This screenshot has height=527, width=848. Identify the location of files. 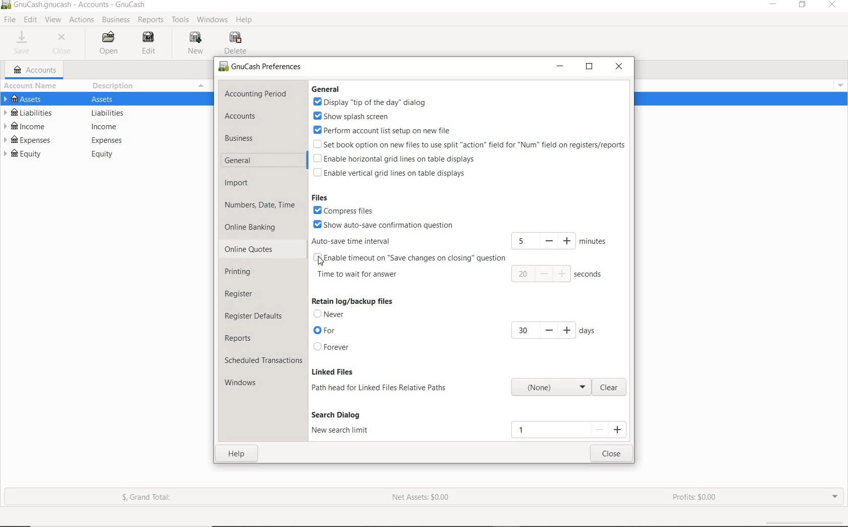
(321, 198).